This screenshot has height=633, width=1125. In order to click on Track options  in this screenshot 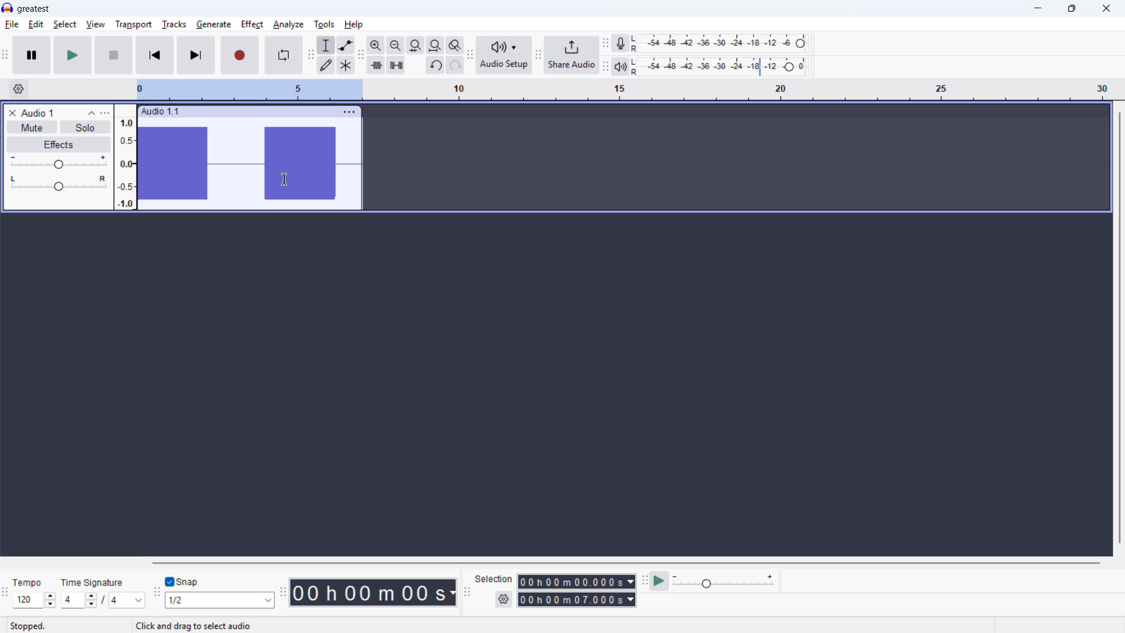, I will do `click(350, 112)`.